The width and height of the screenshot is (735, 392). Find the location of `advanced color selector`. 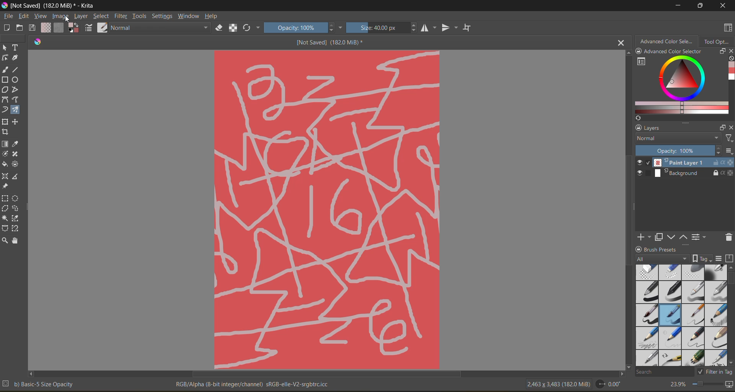

advanced color selector is located at coordinates (680, 87).